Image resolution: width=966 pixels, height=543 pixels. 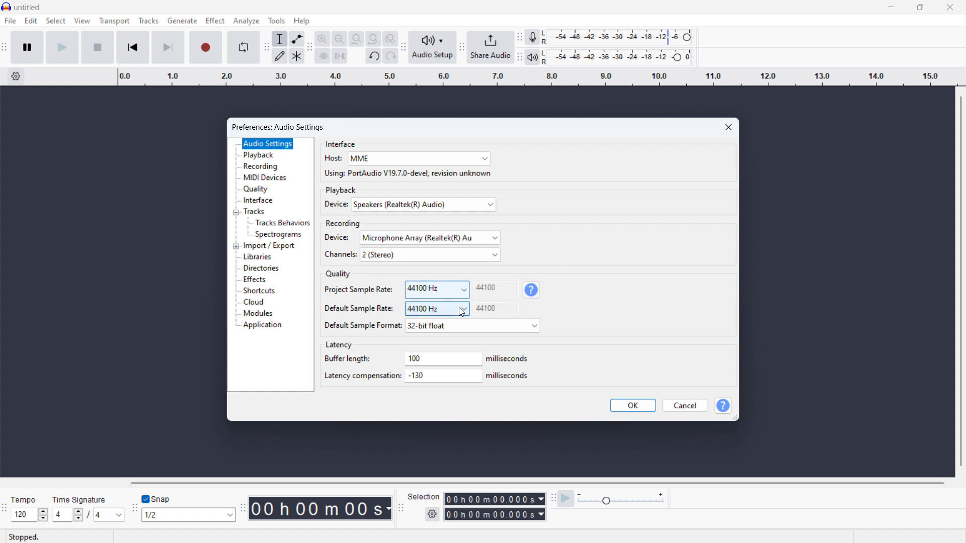 I want to click on expand, so click(x=235, y=246).